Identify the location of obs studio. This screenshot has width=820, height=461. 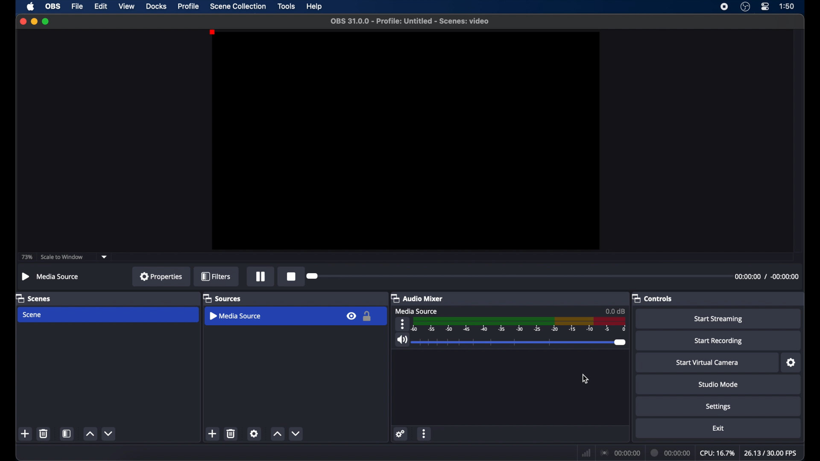
(745, 7).